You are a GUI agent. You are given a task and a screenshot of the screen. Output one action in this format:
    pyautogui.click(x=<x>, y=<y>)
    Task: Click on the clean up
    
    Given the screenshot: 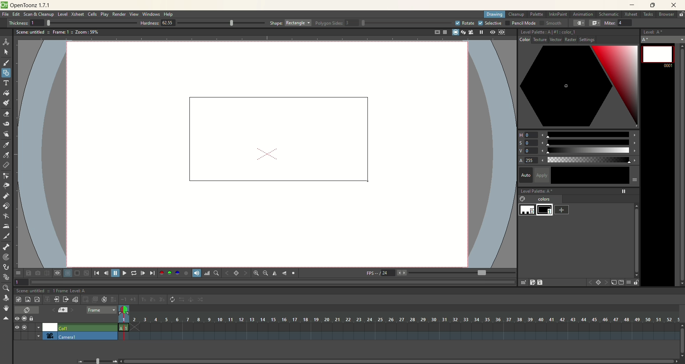 What is the action you would take?
    pyautogui.click(x=516, y=15)
    